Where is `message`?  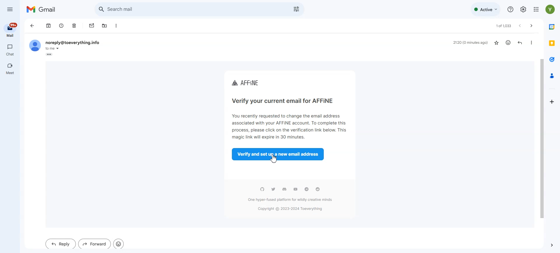 message is located at coordinates (289, 126).